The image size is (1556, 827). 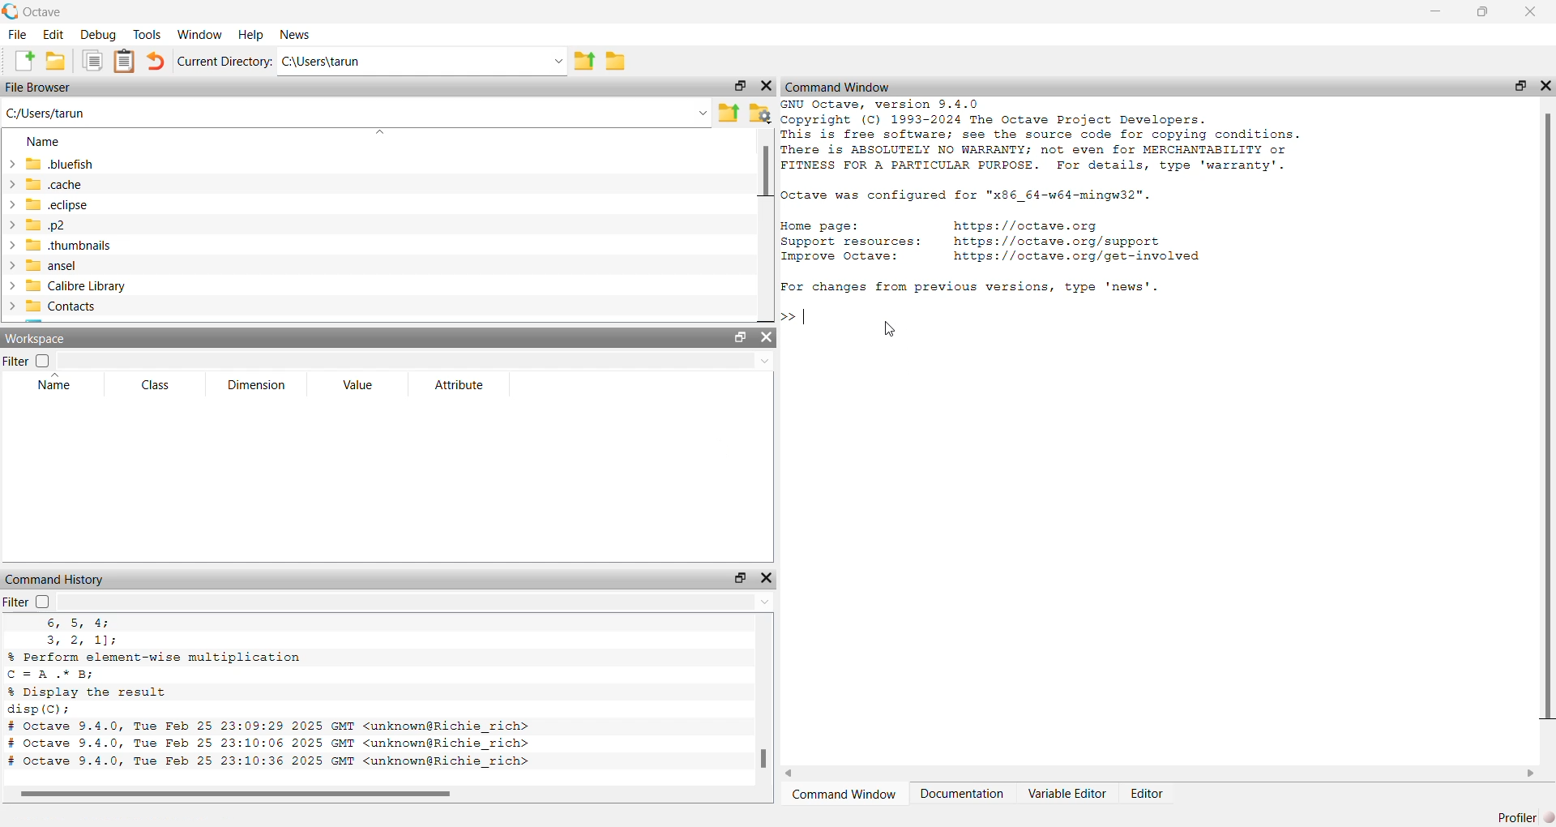 What do you see at coordinates (1159, 773) in the screenshot?
I see `Scroll` at bounding box center [1159, 773].